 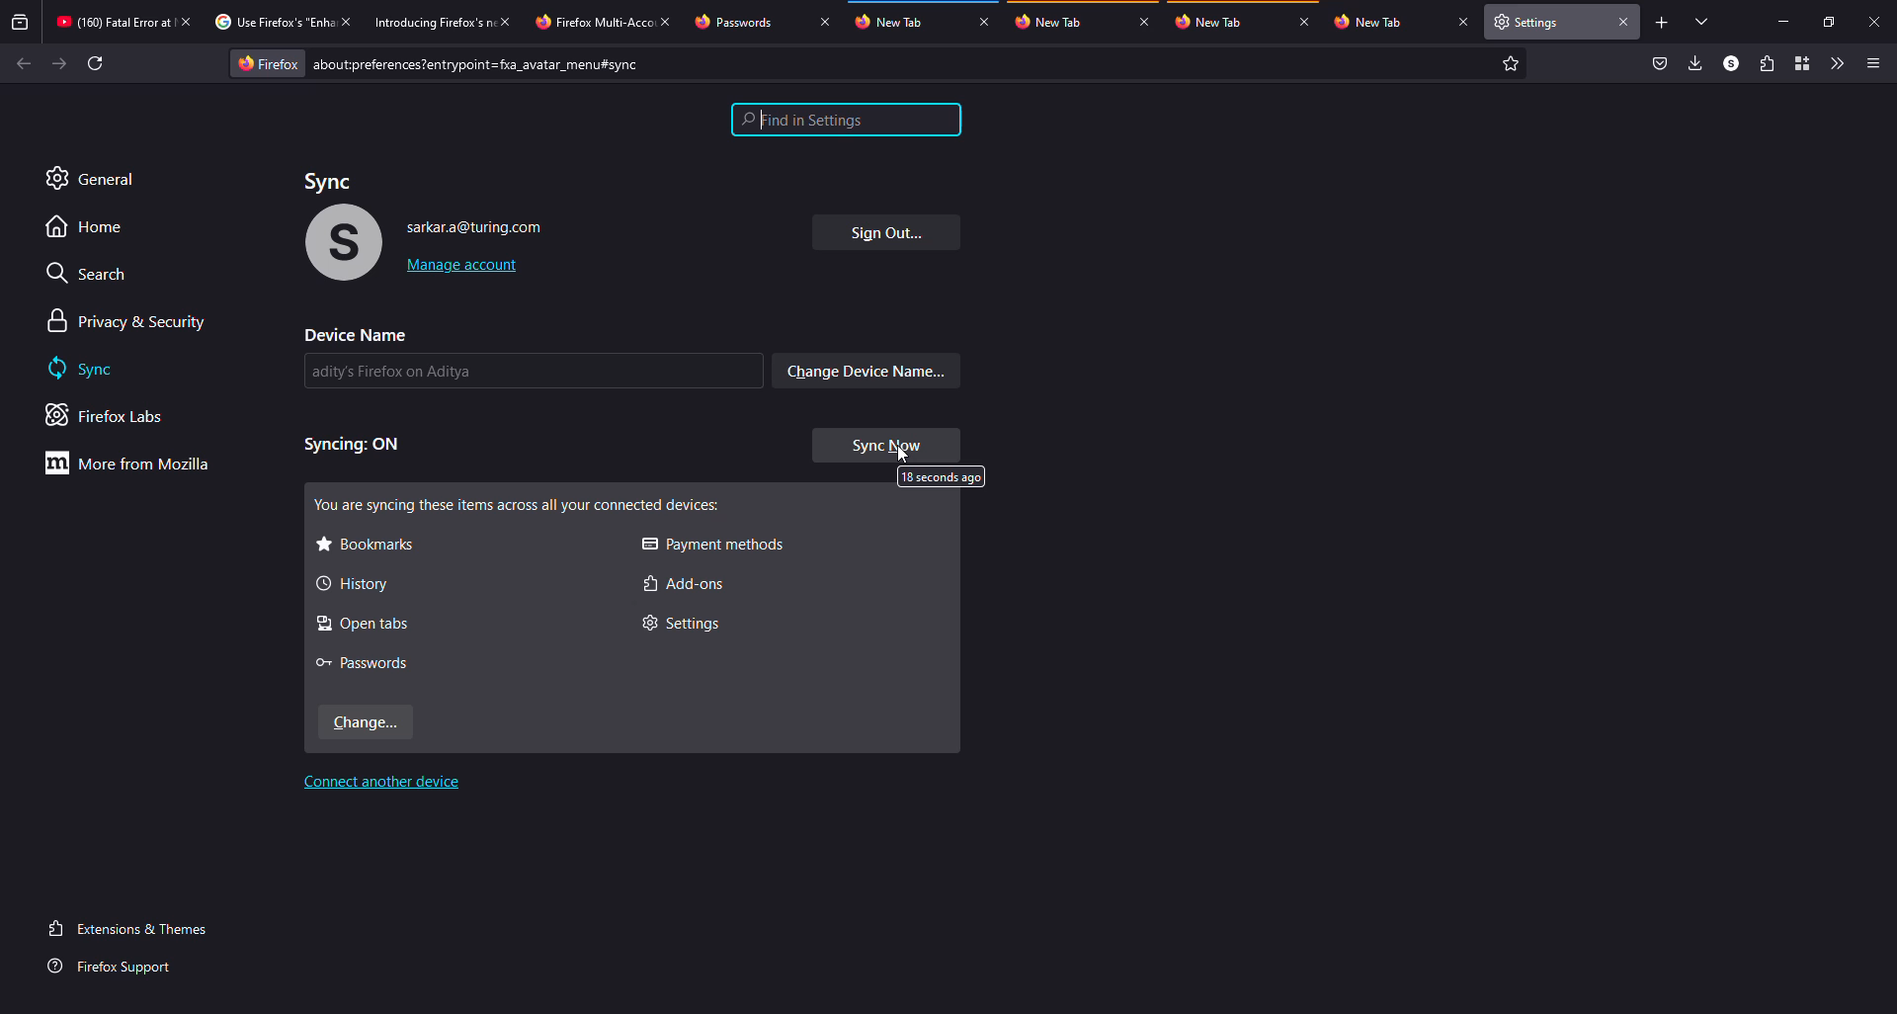 I want to click on tab, so click(x=907, y=23).